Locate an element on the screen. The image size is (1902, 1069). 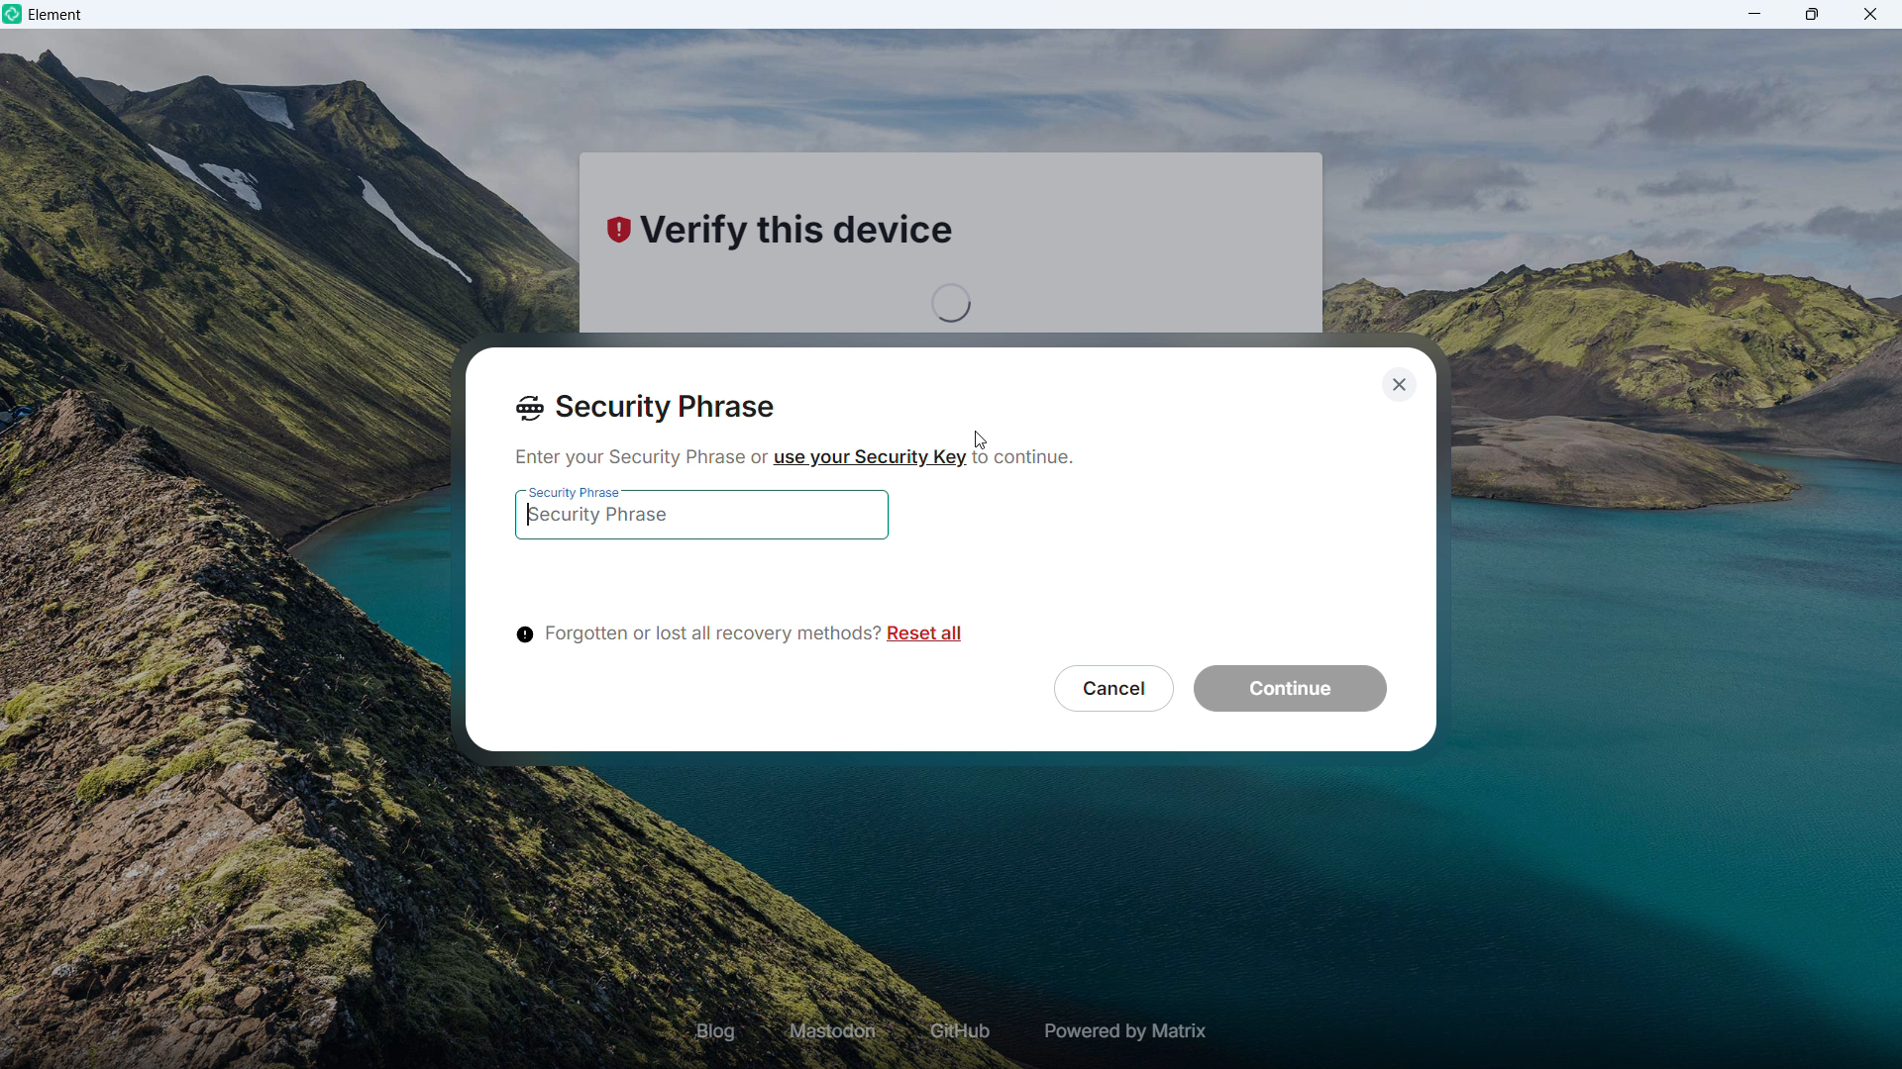
Security phrase  is located at coordinates (647, 409).